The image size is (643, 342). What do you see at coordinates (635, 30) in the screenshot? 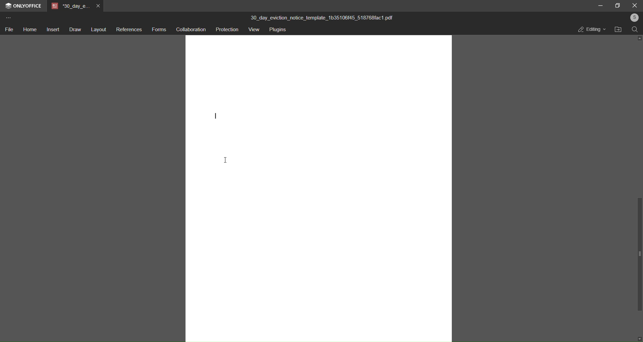
I see `search` at bounding box center [635, 30].